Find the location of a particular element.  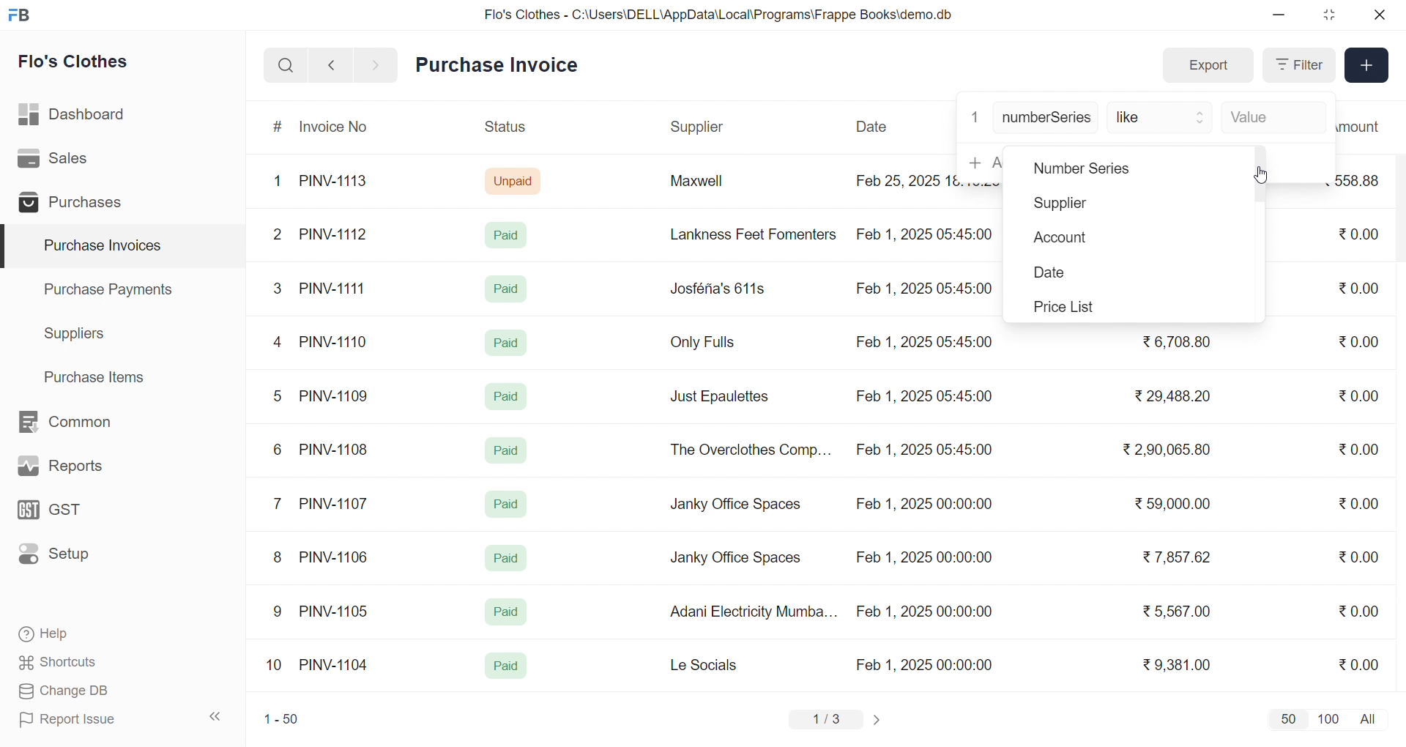

₹0.00 is located at coordinates (1350, 396).